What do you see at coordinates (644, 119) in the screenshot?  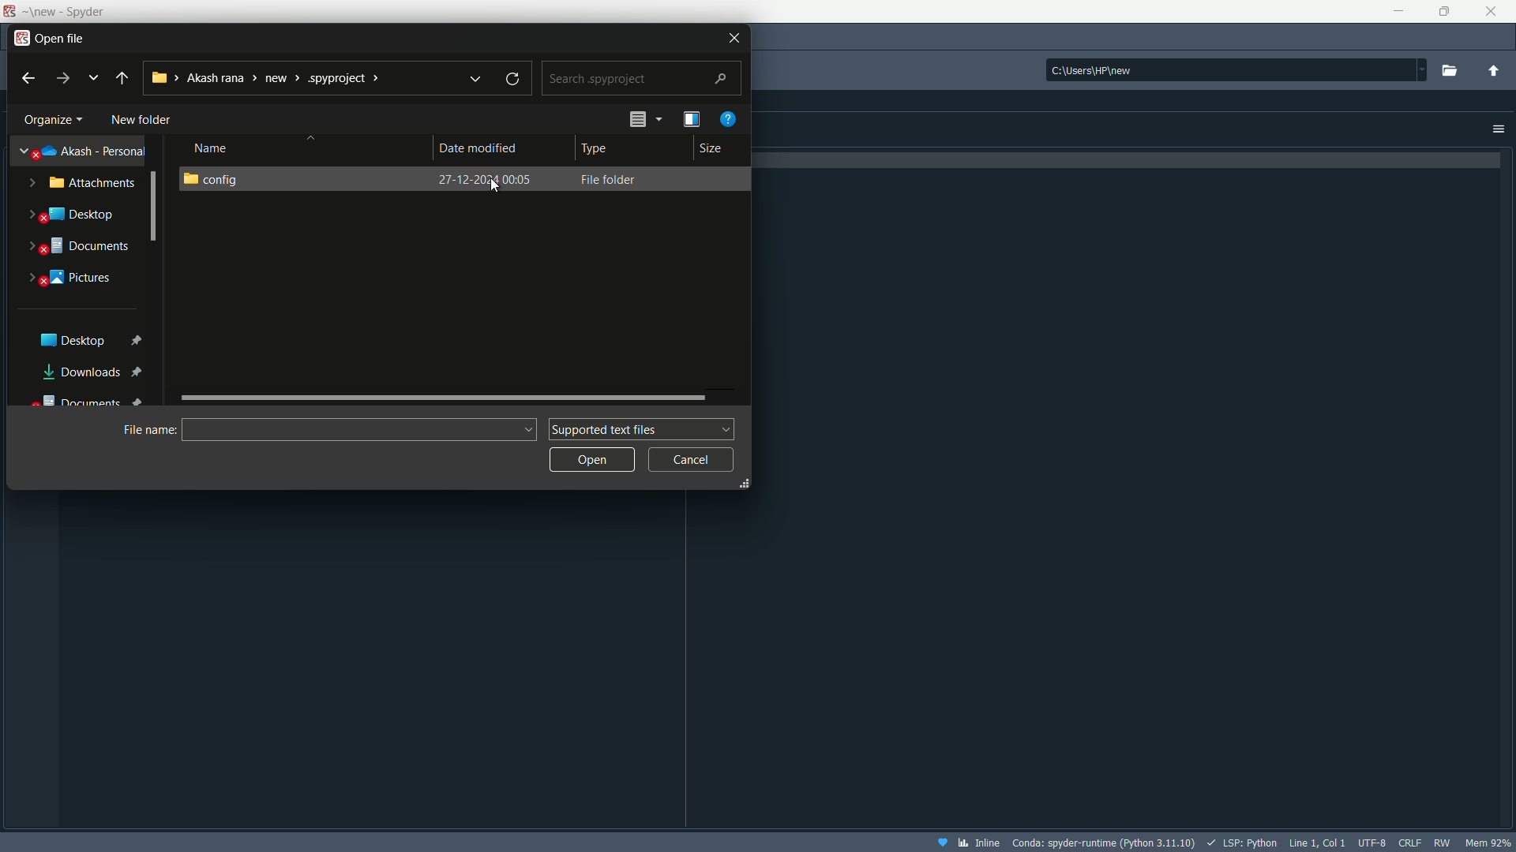 I see `change the view` at bounding box center [644, 119].